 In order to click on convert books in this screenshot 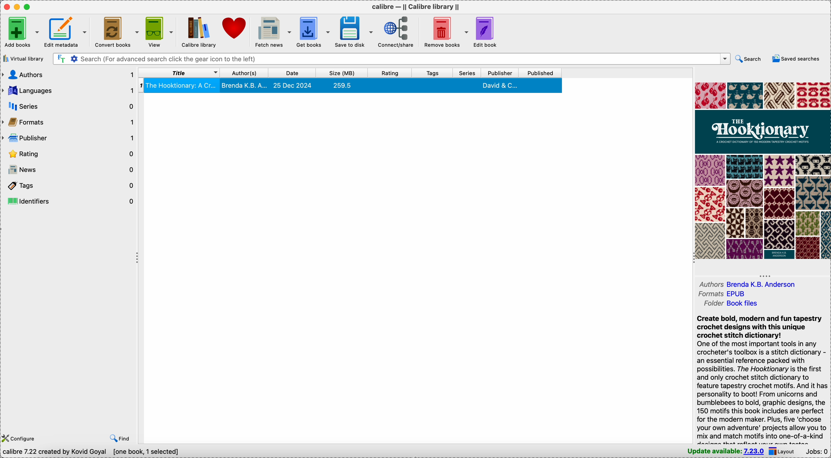, I will do `click(117, 32)`.